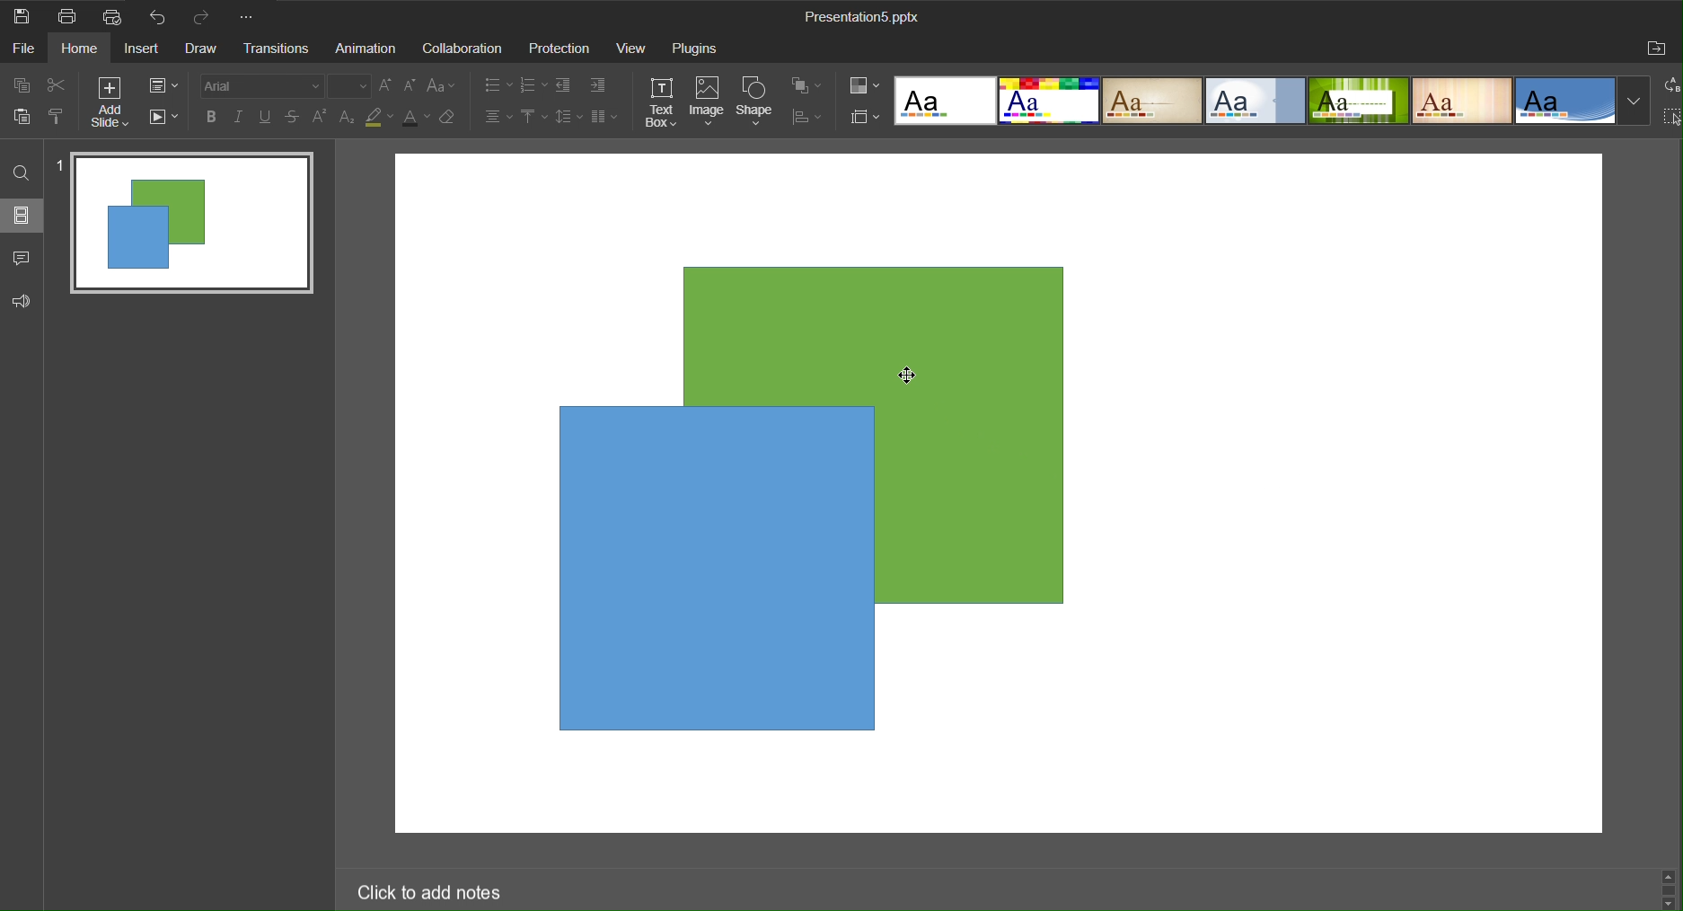 This screenshot has height=911, width=1683. What do you see at coordinates (59, 118) in the screenshot?
I see `Copy Style` at bounding box center [59, 118].